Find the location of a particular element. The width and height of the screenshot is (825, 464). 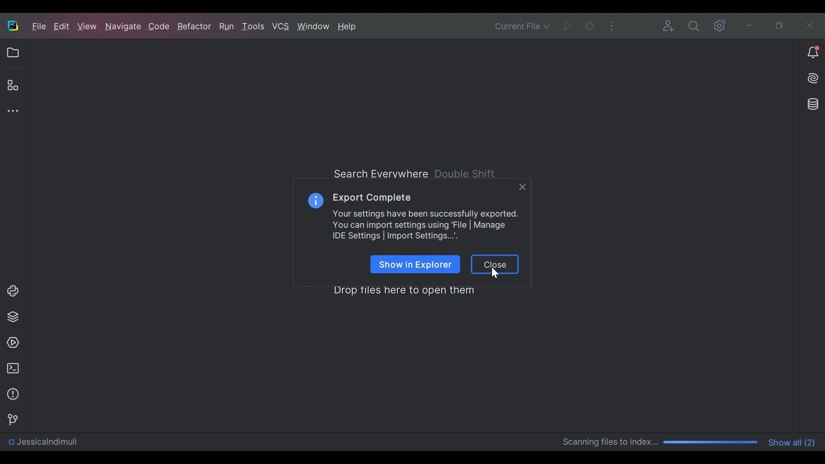

Close is located at coordinates (807, 24).